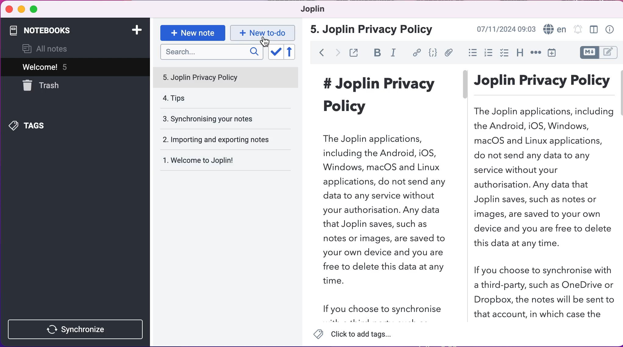 The width and height of the screenshot is (623, 347). What do you see at coordinates (544, 197) in the screenshot?
I see `Joplin Privacy Policy
The Joplin applications, including
the Android, iOS, Windows,
macOS and Linux applications,
do not send any data to any
service without your
authorisation. Any data that
Joplin saves, such as notes or
images, are saved to your own
device and you are free to delete
this data at any time.

If you choose to synchronise with
a third-party, such as OneDrive or
Dropbox, the notes will be sent to
that account, in which case the` at bounding box center [544, 197].